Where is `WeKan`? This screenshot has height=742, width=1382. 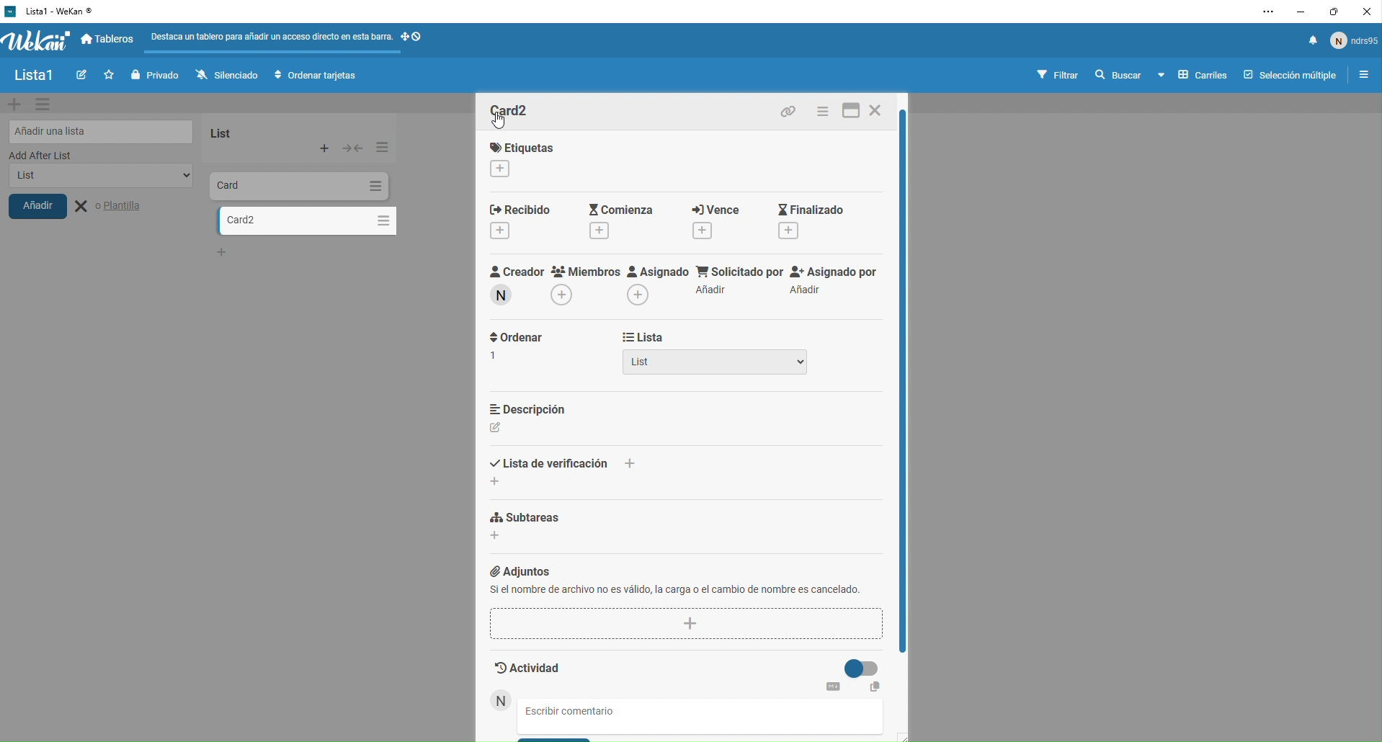
WeKan is located at coordinates (50, 11).